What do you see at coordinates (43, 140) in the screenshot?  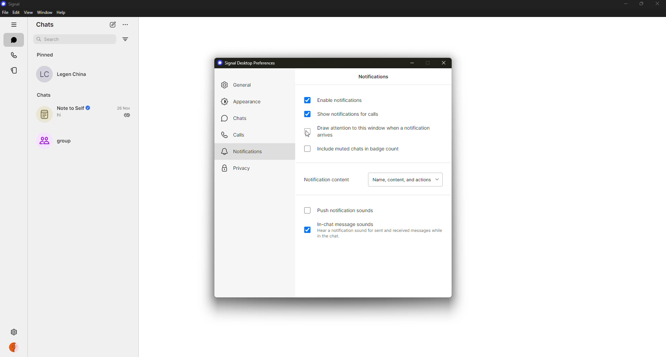 I see `Group Icon` at bounding box center [43, 140].